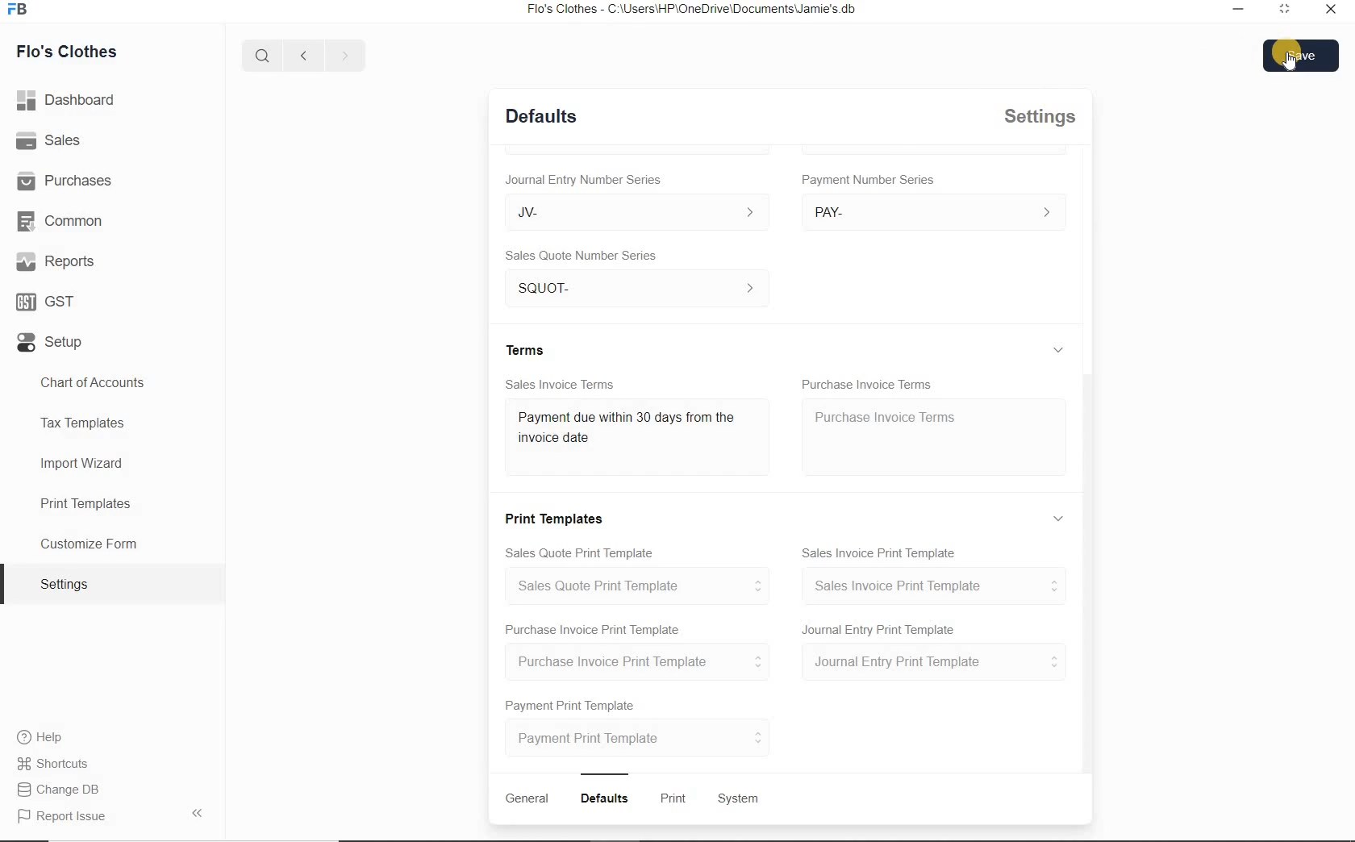  I want to click on Print Templates, so click(112, 502).